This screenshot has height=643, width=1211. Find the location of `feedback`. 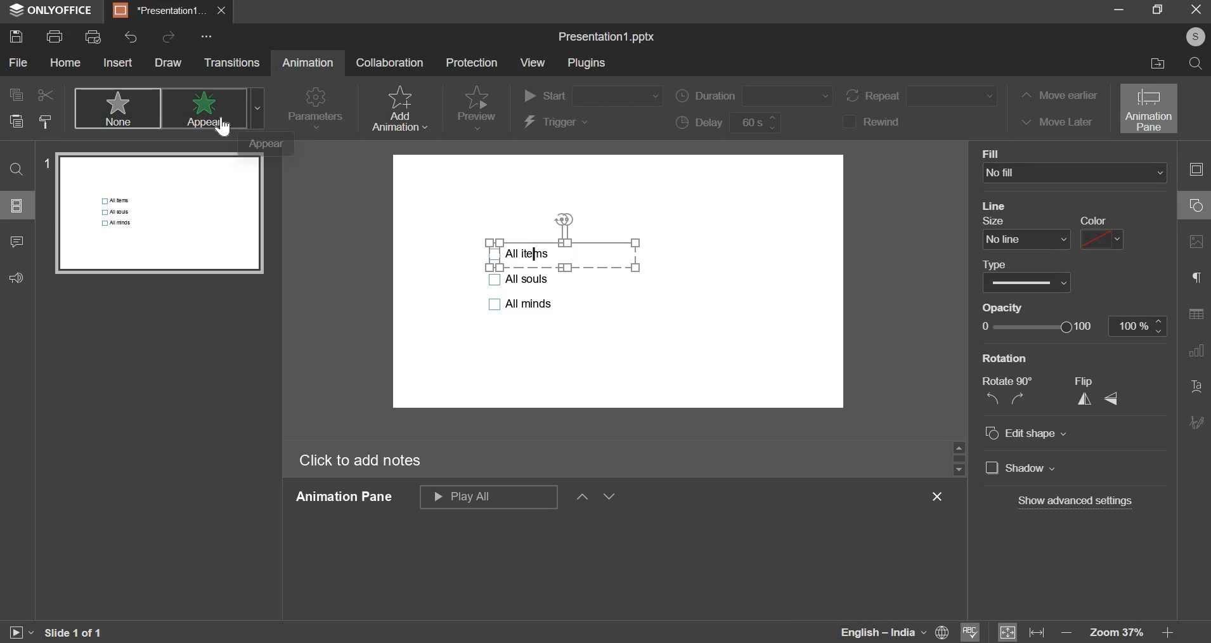

feedback is located at coordinates (22, 277).